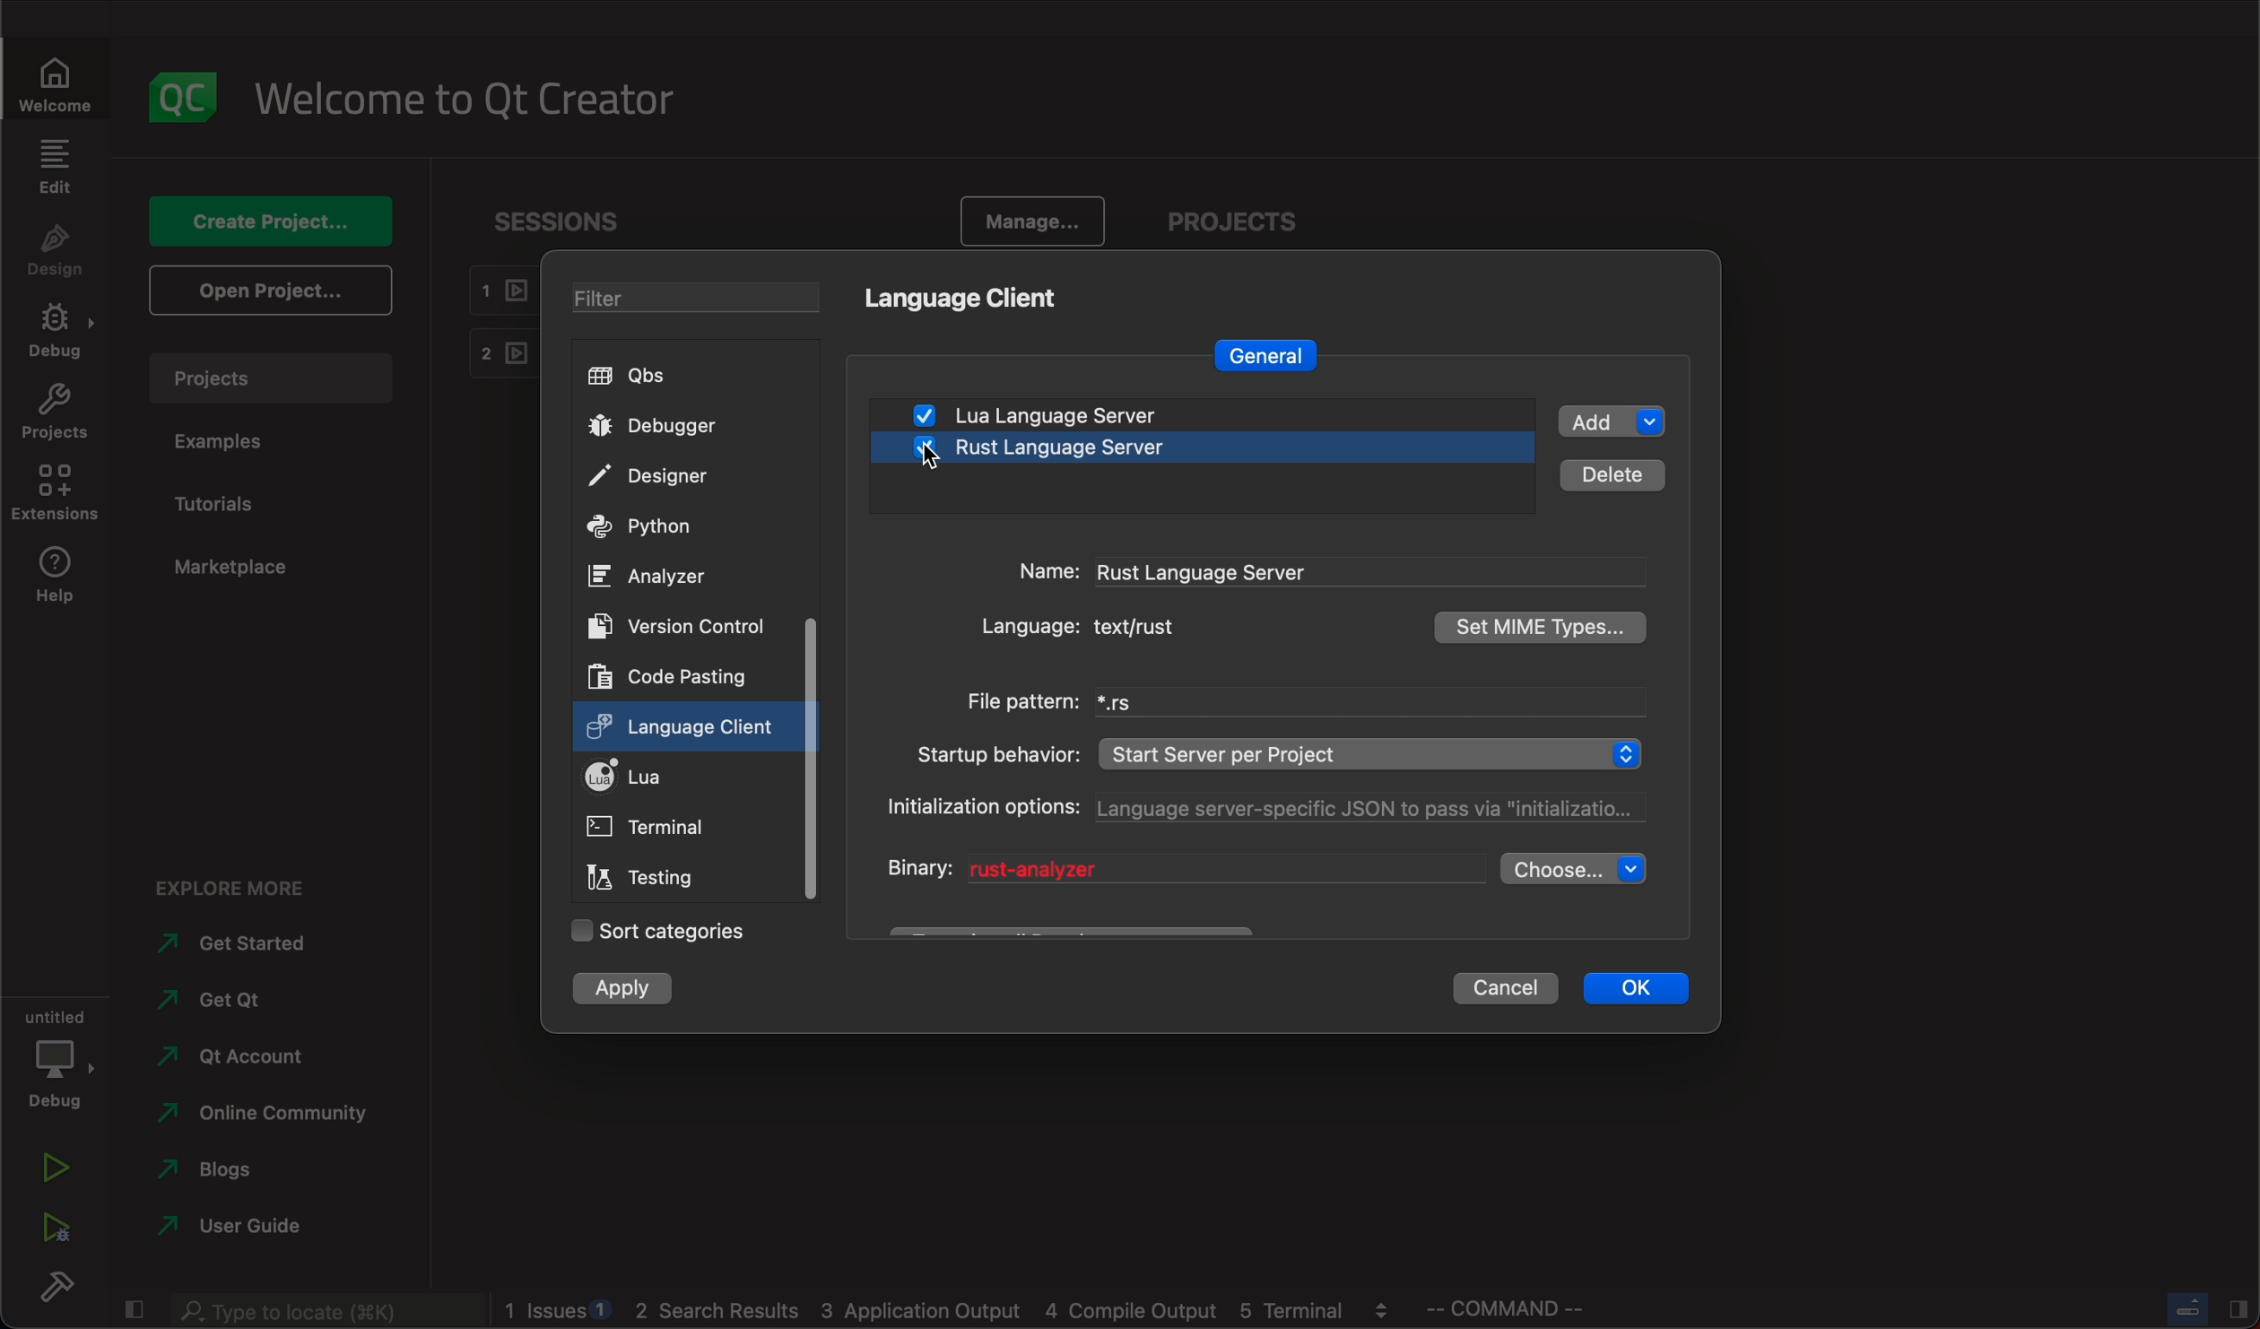  I want to click on create, so click(265, 224).